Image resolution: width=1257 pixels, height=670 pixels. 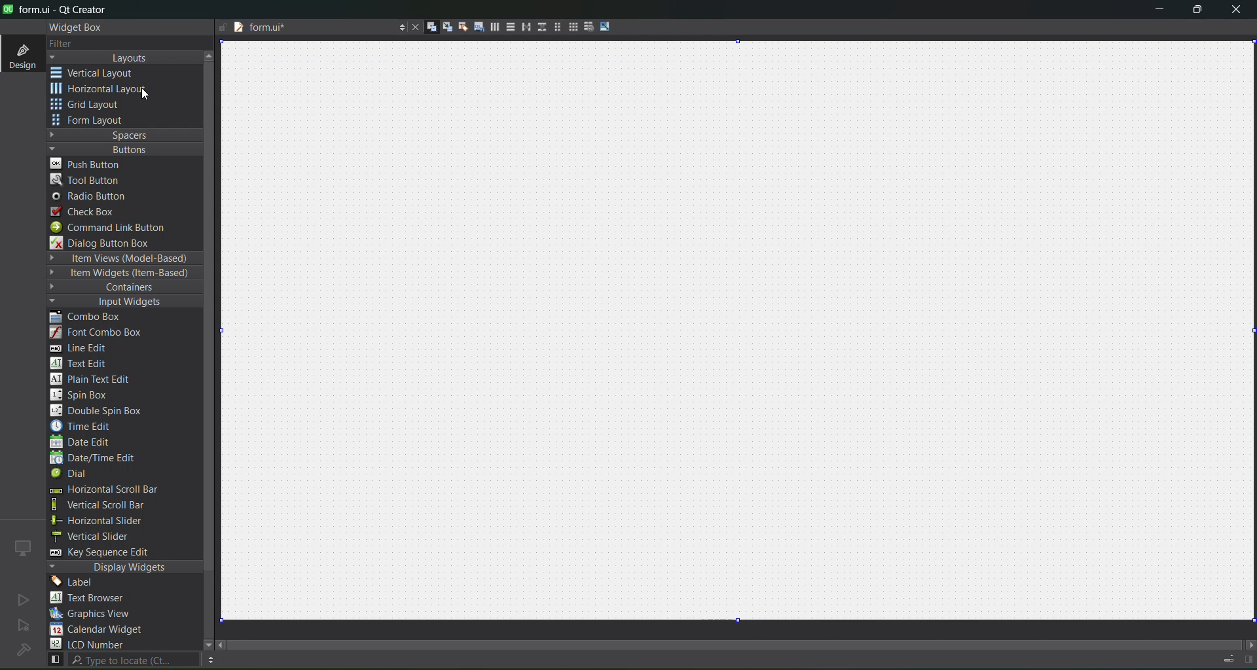 What do you see at coordinates (113, 505) in the screenshot?
I see `vertical scroll bar` at bounding box center [113, 505].